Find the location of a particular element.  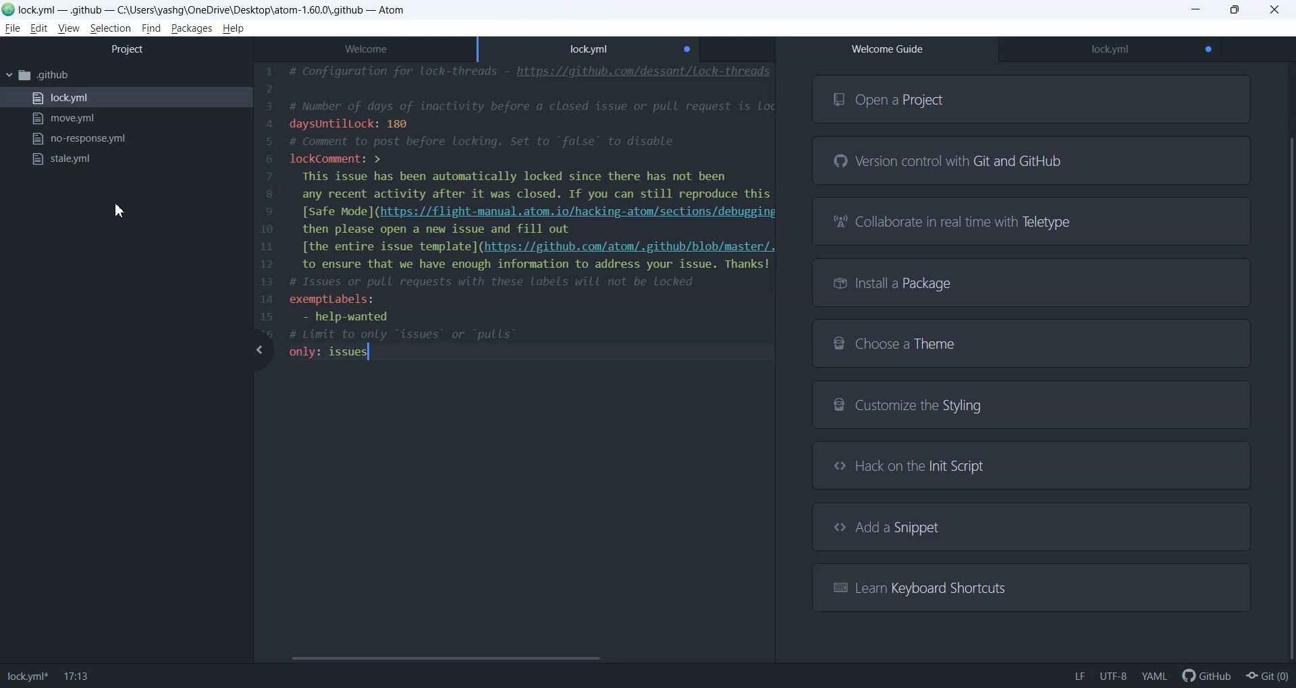

.github is located at coordinates (126, 76).